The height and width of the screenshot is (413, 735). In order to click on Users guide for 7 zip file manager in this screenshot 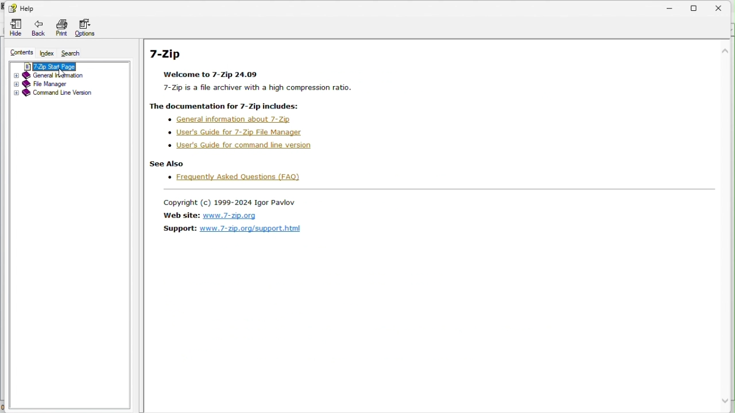, I will do `click(233, 133)`.